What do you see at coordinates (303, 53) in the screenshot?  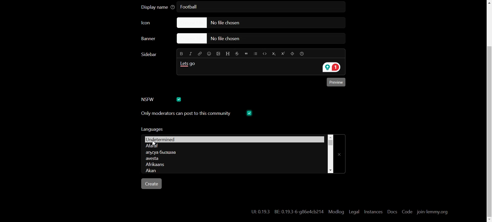 I see `Formatting Help` at bounding box center [303, 53].